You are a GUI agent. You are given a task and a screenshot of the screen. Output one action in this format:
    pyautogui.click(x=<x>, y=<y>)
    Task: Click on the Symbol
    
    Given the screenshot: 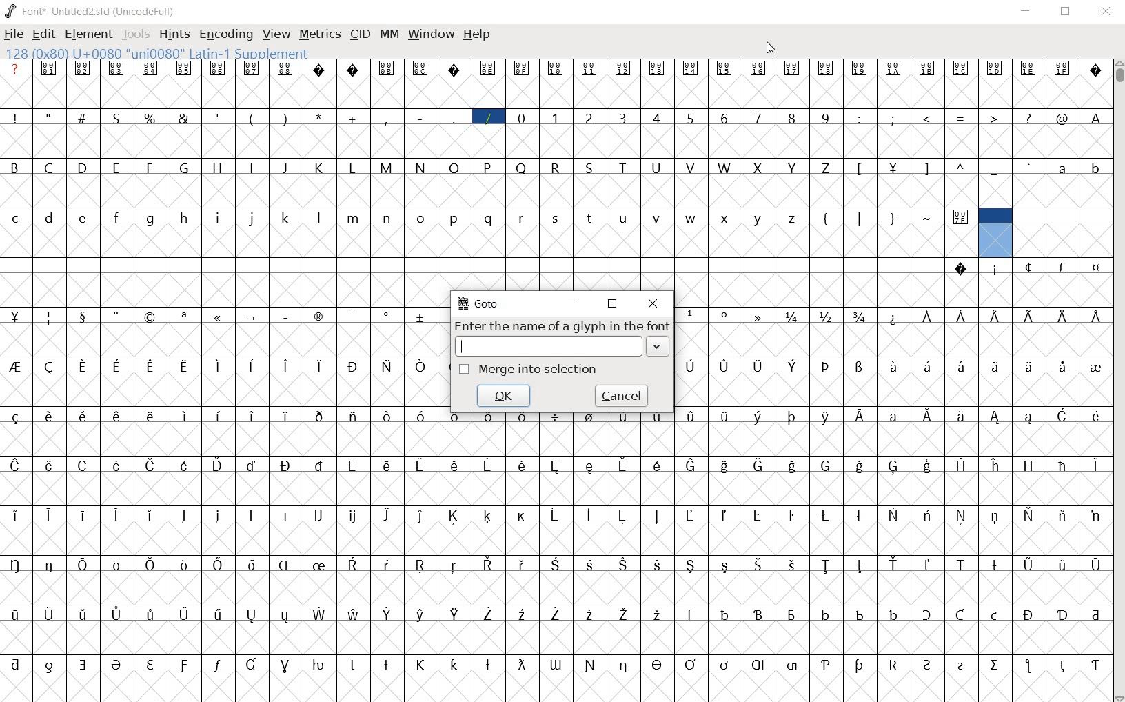 What is the action you would take?
    pyautogui.click(x=927, y=465)
    